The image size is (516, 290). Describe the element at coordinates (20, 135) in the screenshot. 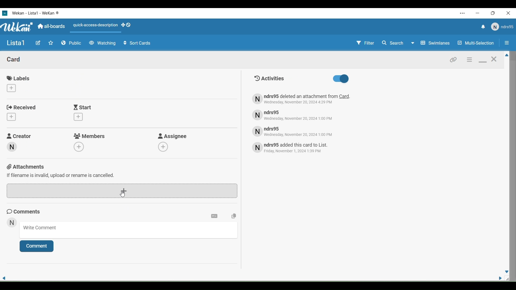

I see `Creator` at that location.